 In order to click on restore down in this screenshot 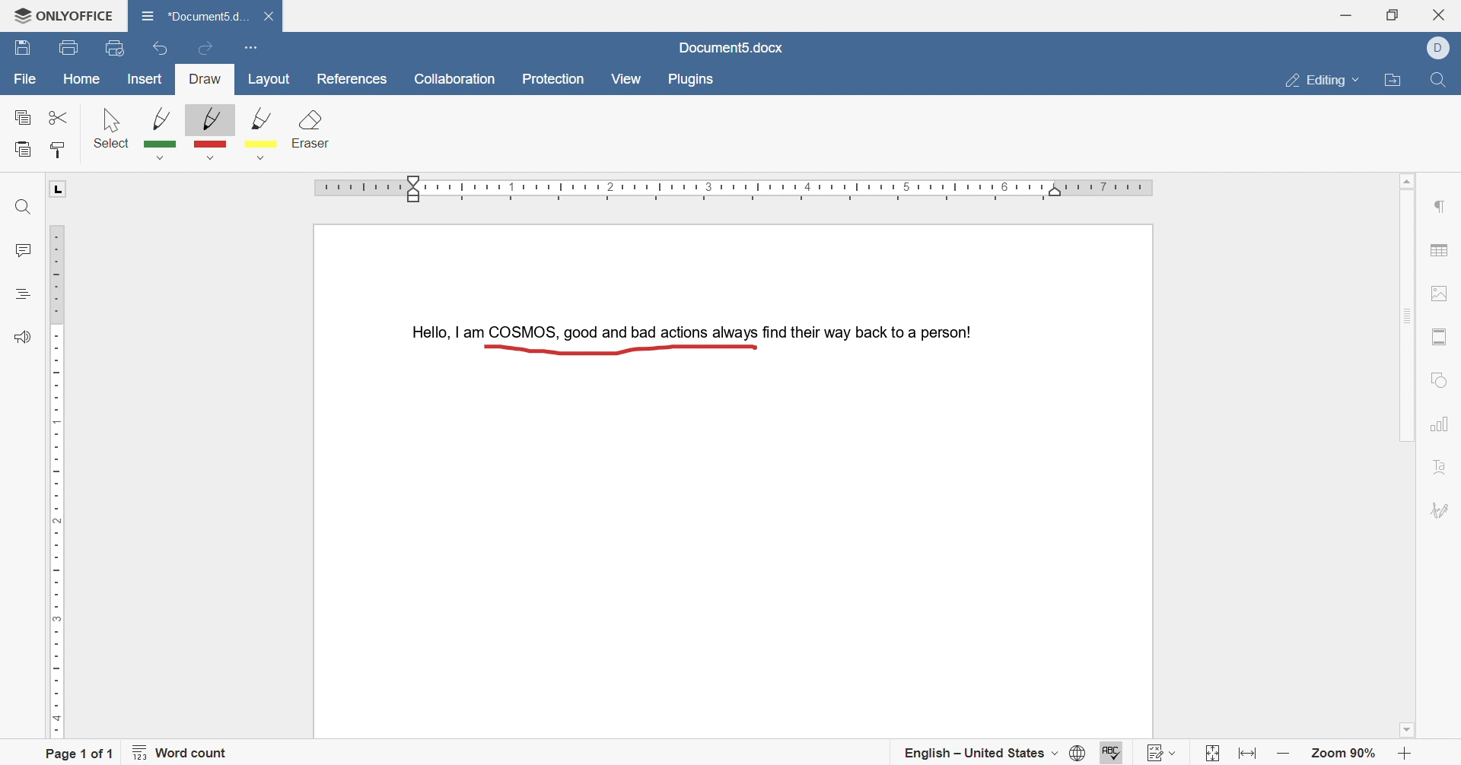, I will do `click(1393, 14)`.